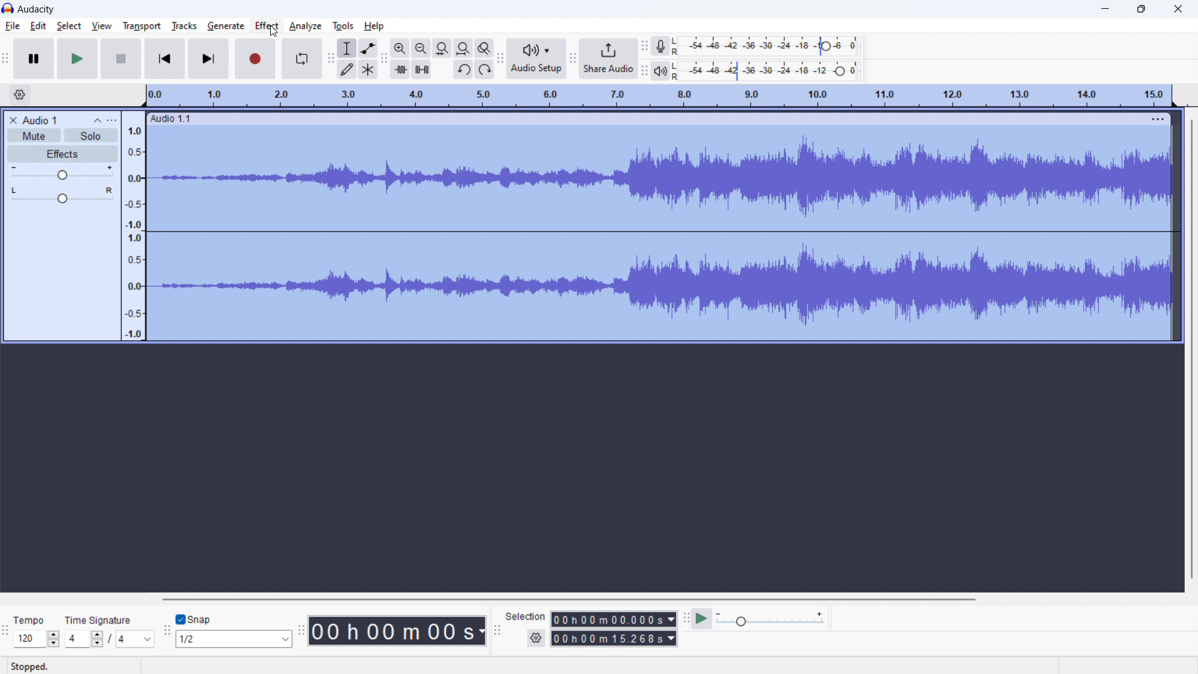 Image resolution: width=1198 pixels, height=674 pixels. What do you see at coordinates (235, 638) in the screenshot?
I see `1/2 (select snap)` at bounding box center [235, 638].